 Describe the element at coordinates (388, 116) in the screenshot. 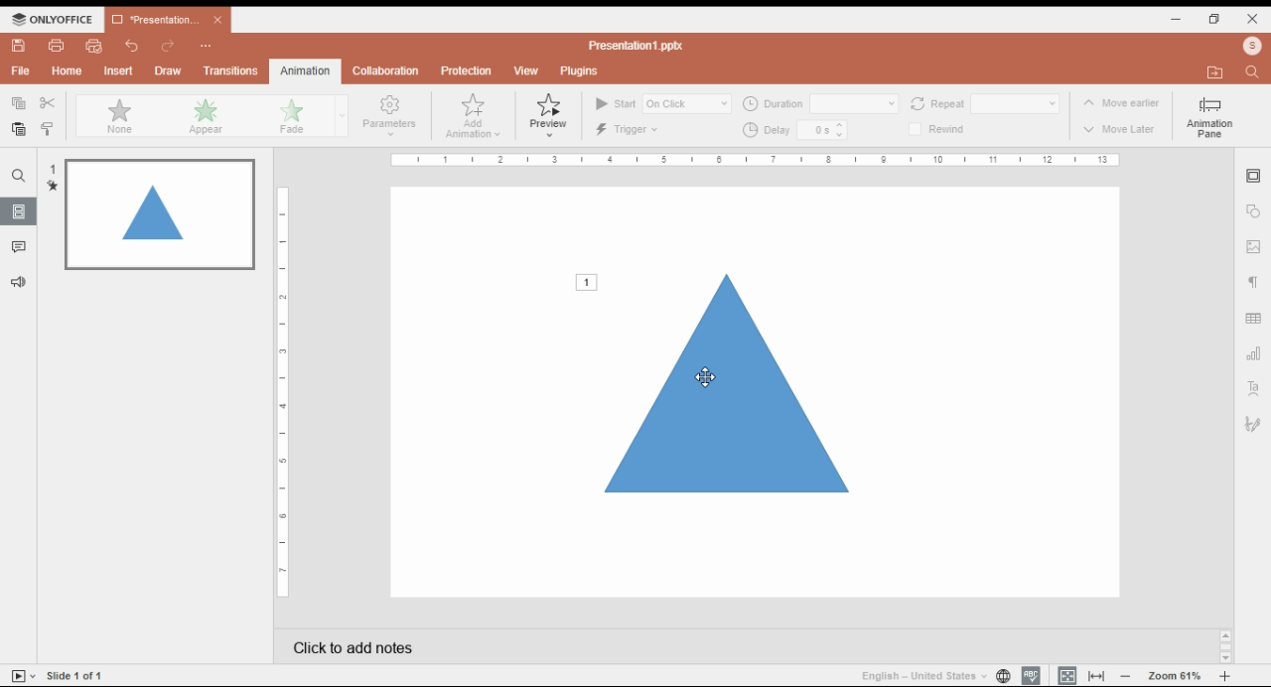

I see `parameters` at that location.